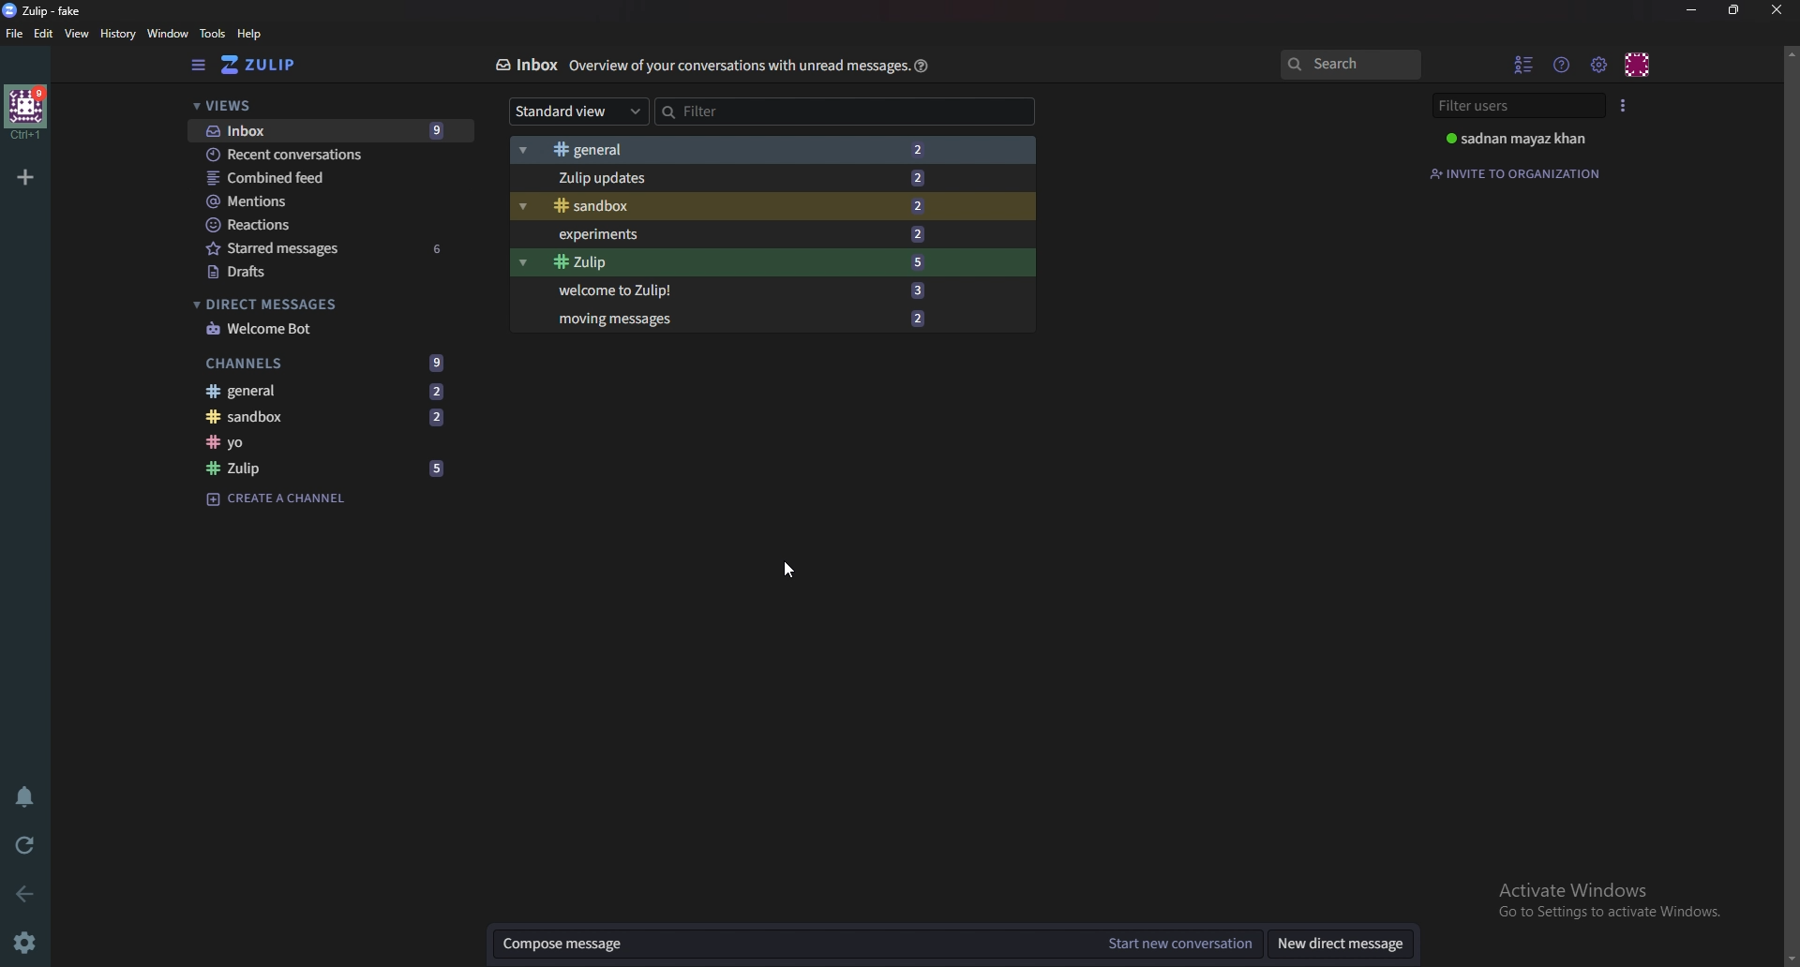 Image resolution: width=1800 pixels, height=967 pixels. I want to click on Filter users, so click(1517, 106).